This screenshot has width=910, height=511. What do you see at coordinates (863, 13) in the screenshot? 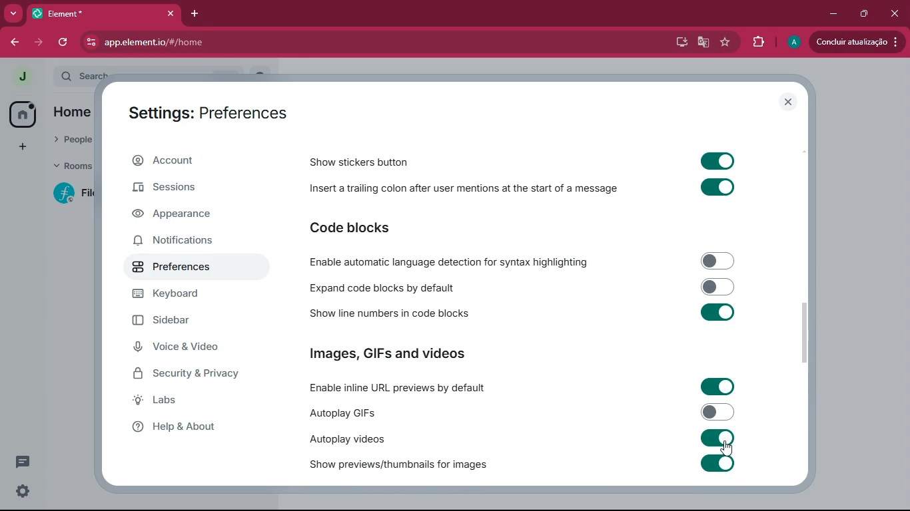
I see `restore down` at bounding box center [863, 13].